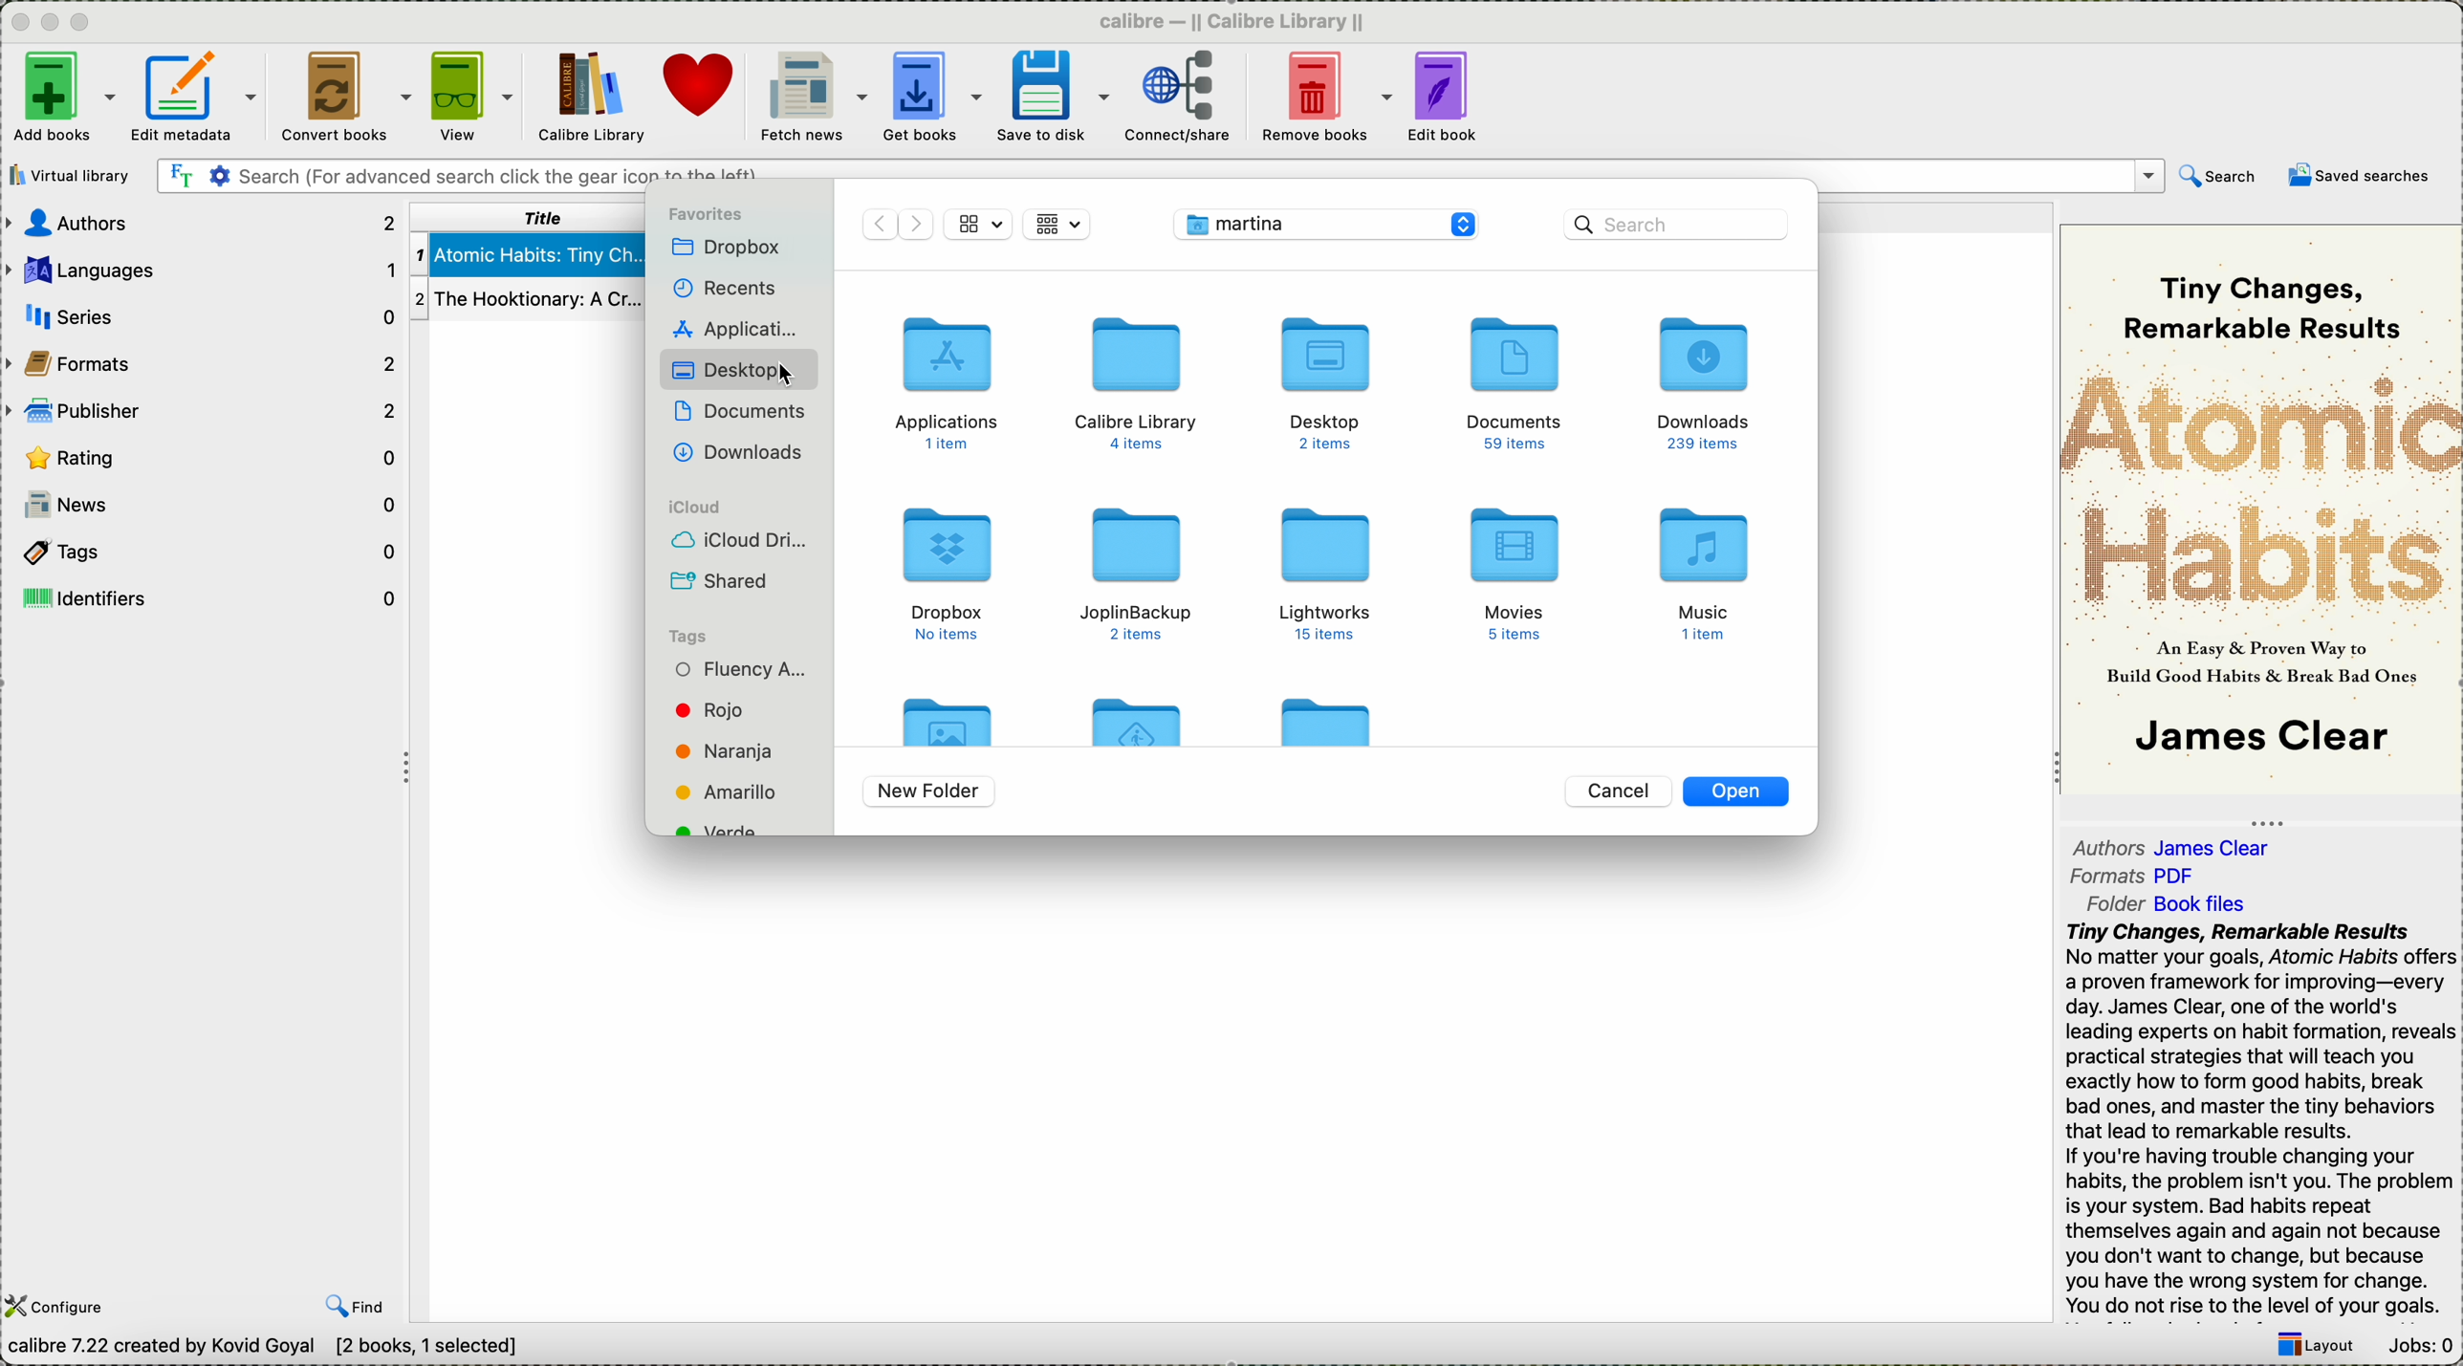 This screenshot has height=1366, width=2463. What do you see at coordinates (1336, 573) in the screenshot?
I see `lightworks` at bounding box center [1336, 573].